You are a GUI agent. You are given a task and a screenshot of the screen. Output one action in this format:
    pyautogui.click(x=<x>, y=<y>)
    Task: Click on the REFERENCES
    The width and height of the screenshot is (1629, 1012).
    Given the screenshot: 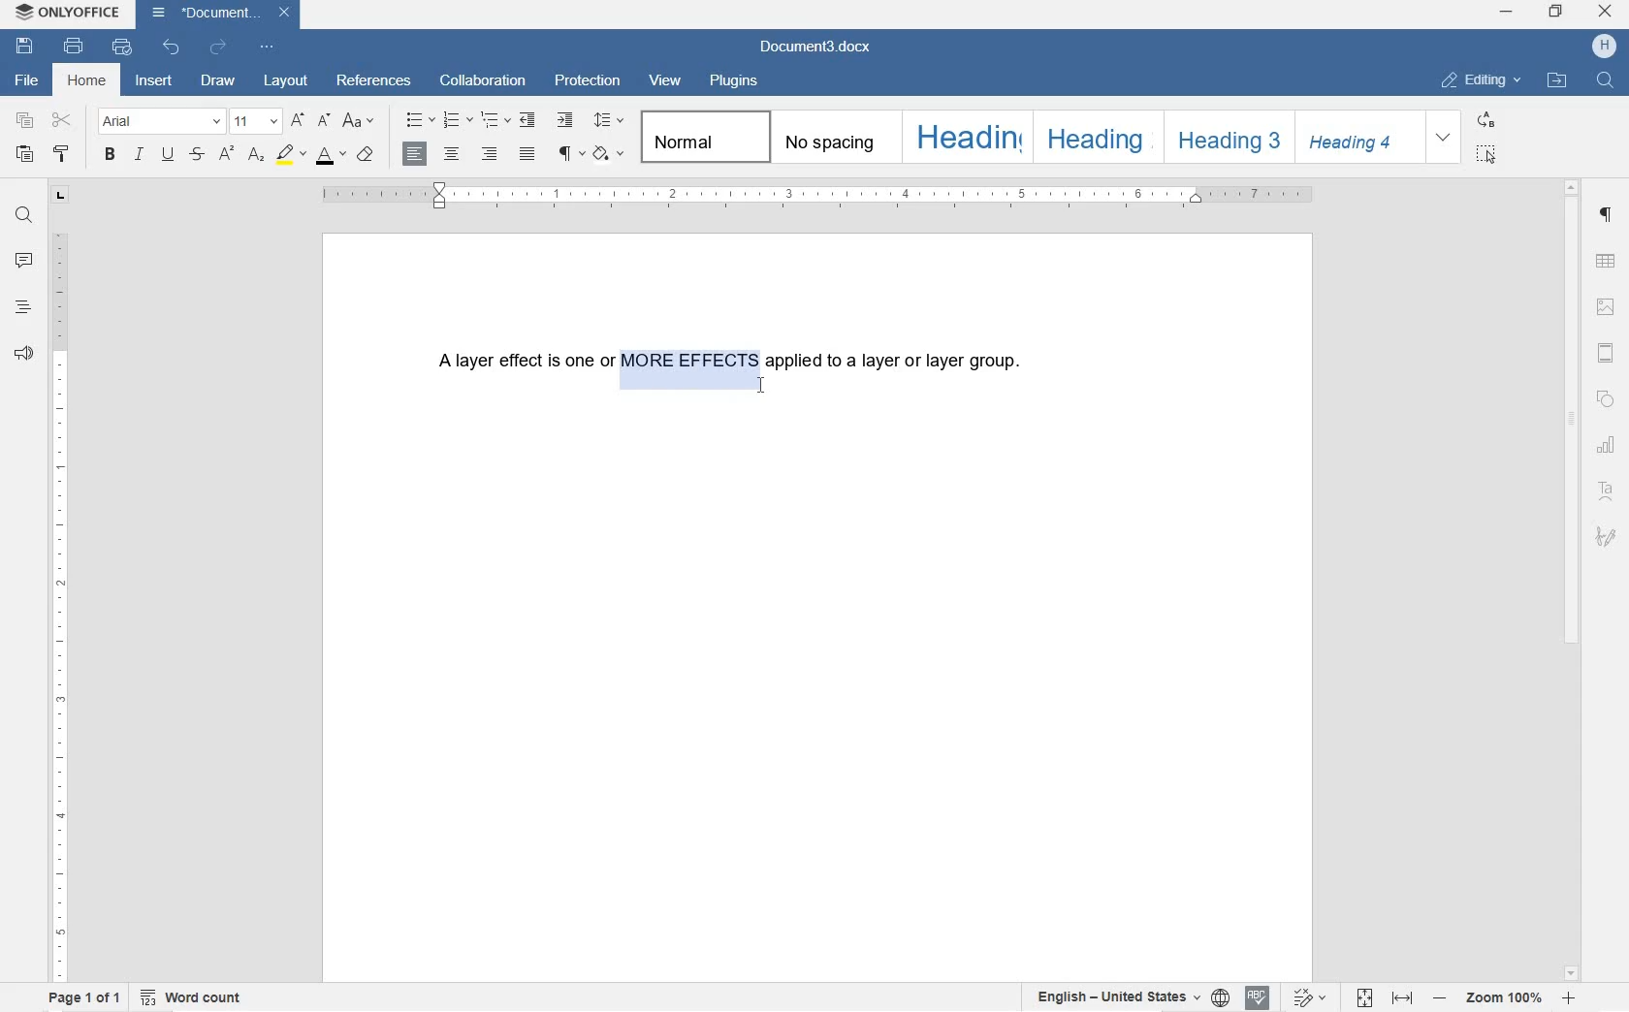 What is the action you would take?
    pyautogui.click(x=376, y=82)
    